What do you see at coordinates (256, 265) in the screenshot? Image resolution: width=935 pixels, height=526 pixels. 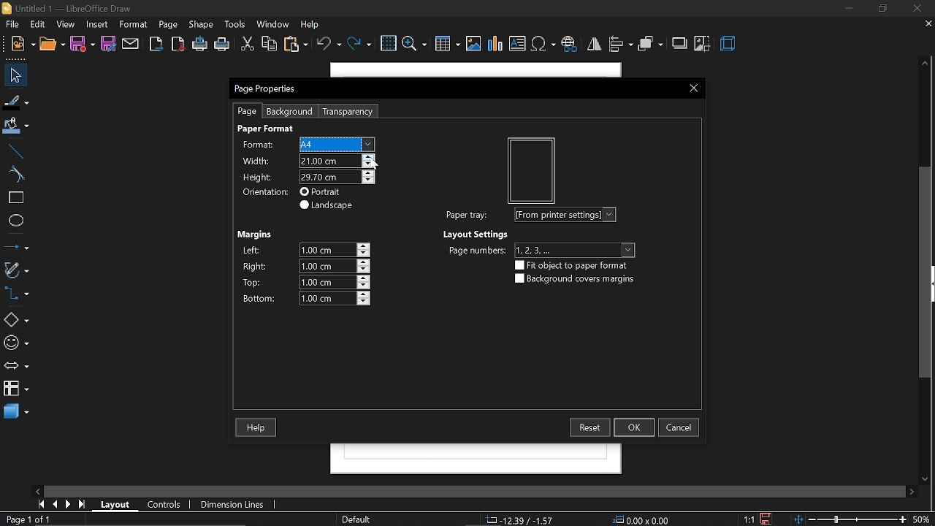 I see `right margins` at bounding box center [256, 265].